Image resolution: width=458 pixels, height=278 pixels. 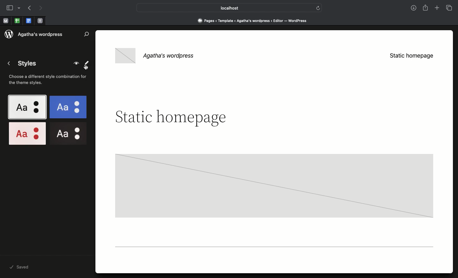 What do you see at coordinates (225, 8) in the screenshot?
I see `Local host` at bounding box center [225, 8].